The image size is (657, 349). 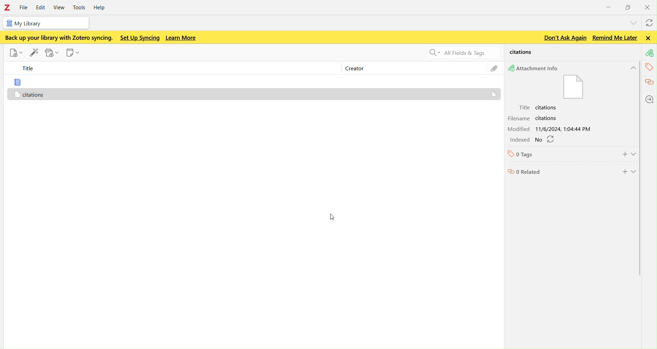 I want to click on Show, so click(x=632, y=172).